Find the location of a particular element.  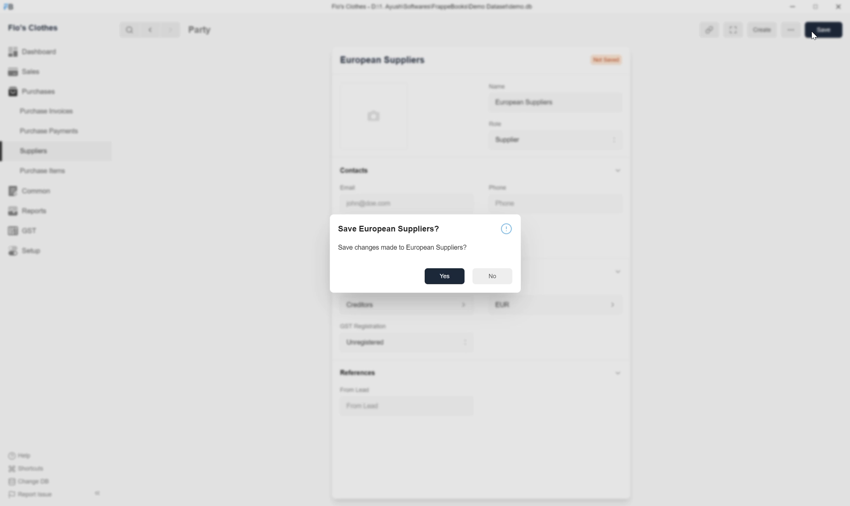

contacts is located at coordinates (354, 169).